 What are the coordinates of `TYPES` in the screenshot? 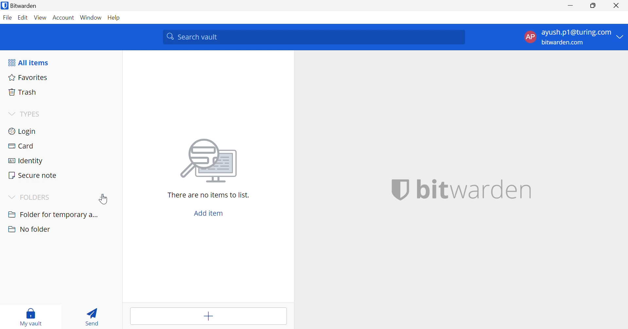 It's located at (30, 114).